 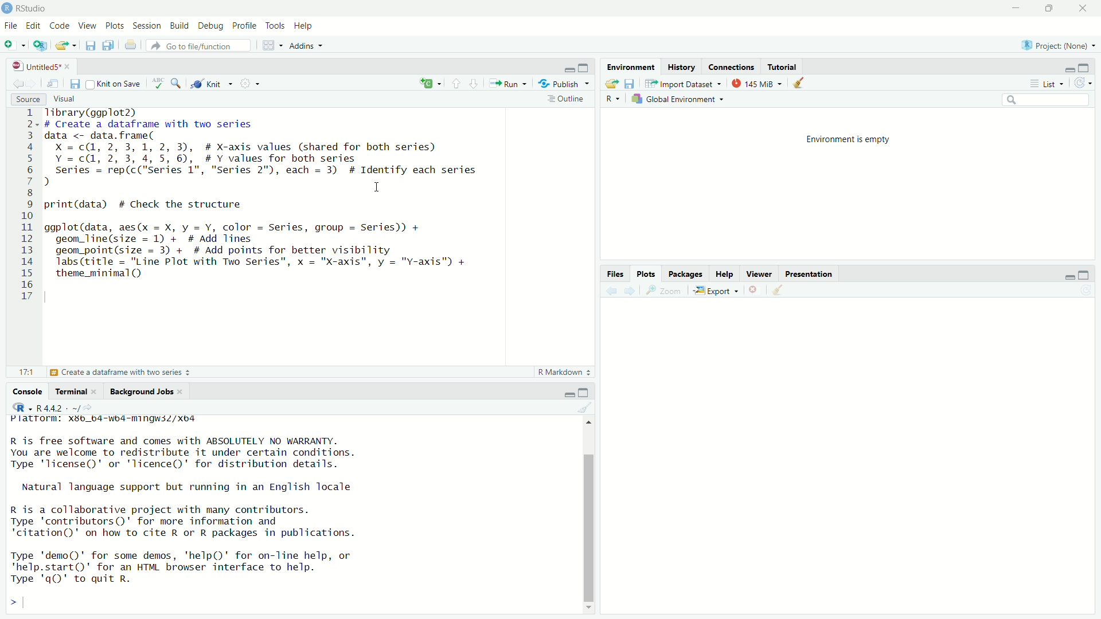 I want to click on minimize, so click(x=1015, y=8).